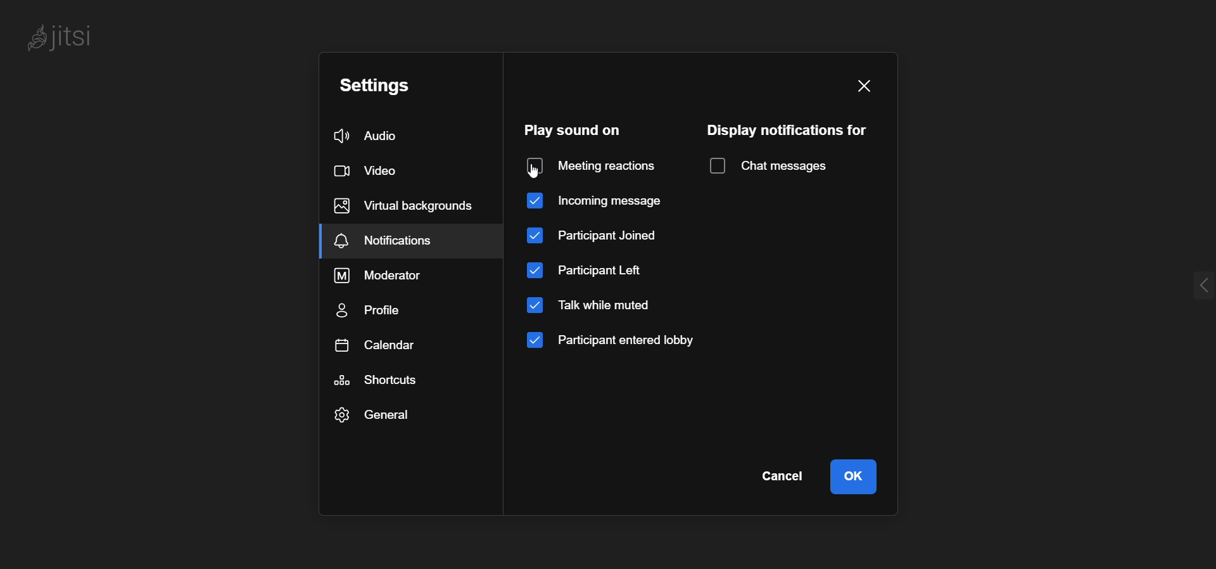 This screenshot has height=569, width=1216. I want to click on calendar, so click(381, 346).